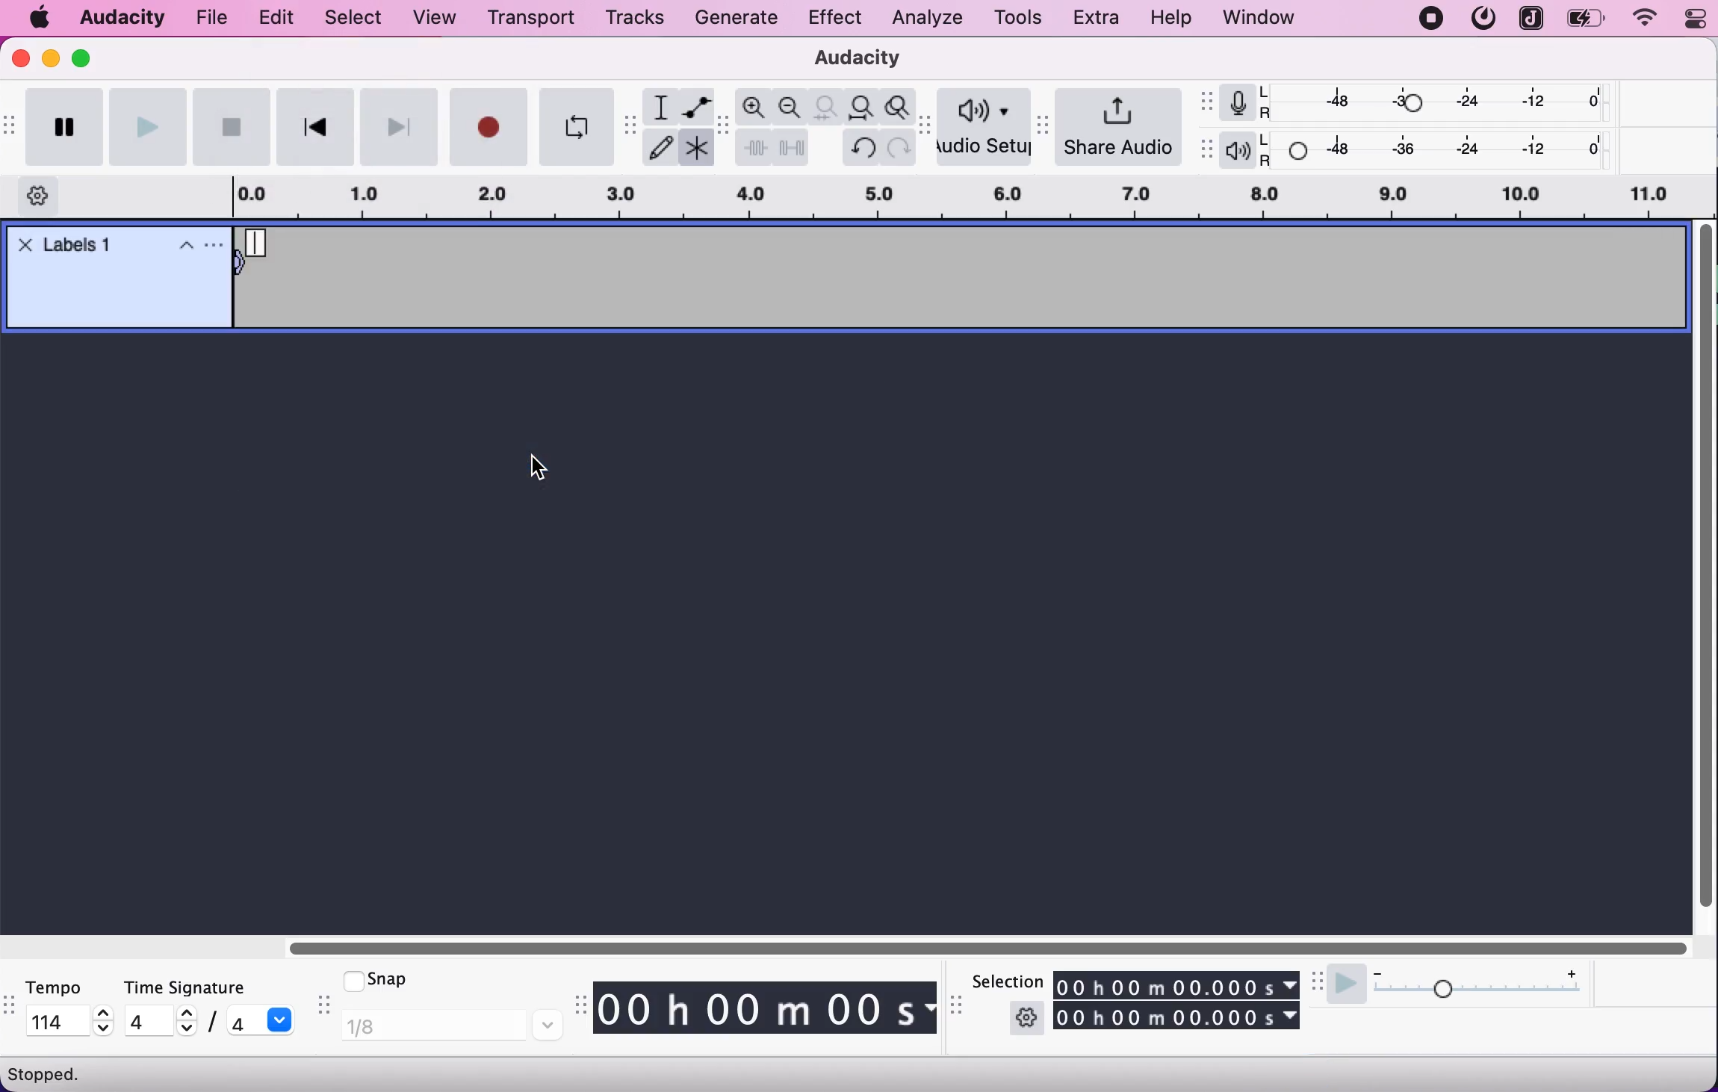  I want to click on zoom out, so click(791, 105).